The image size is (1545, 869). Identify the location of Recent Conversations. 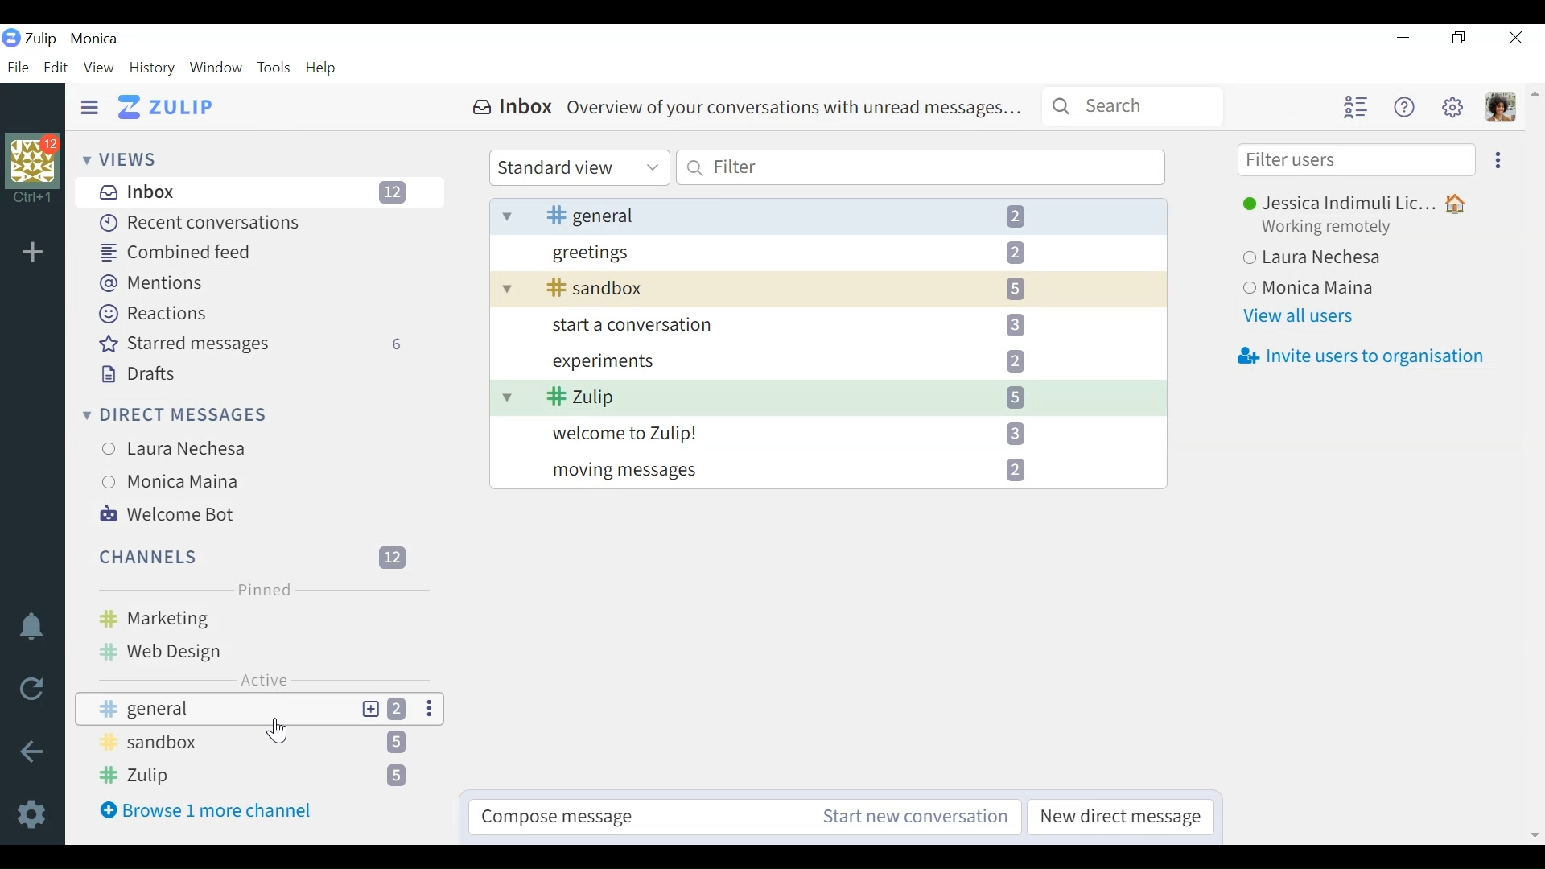
(196, 223).